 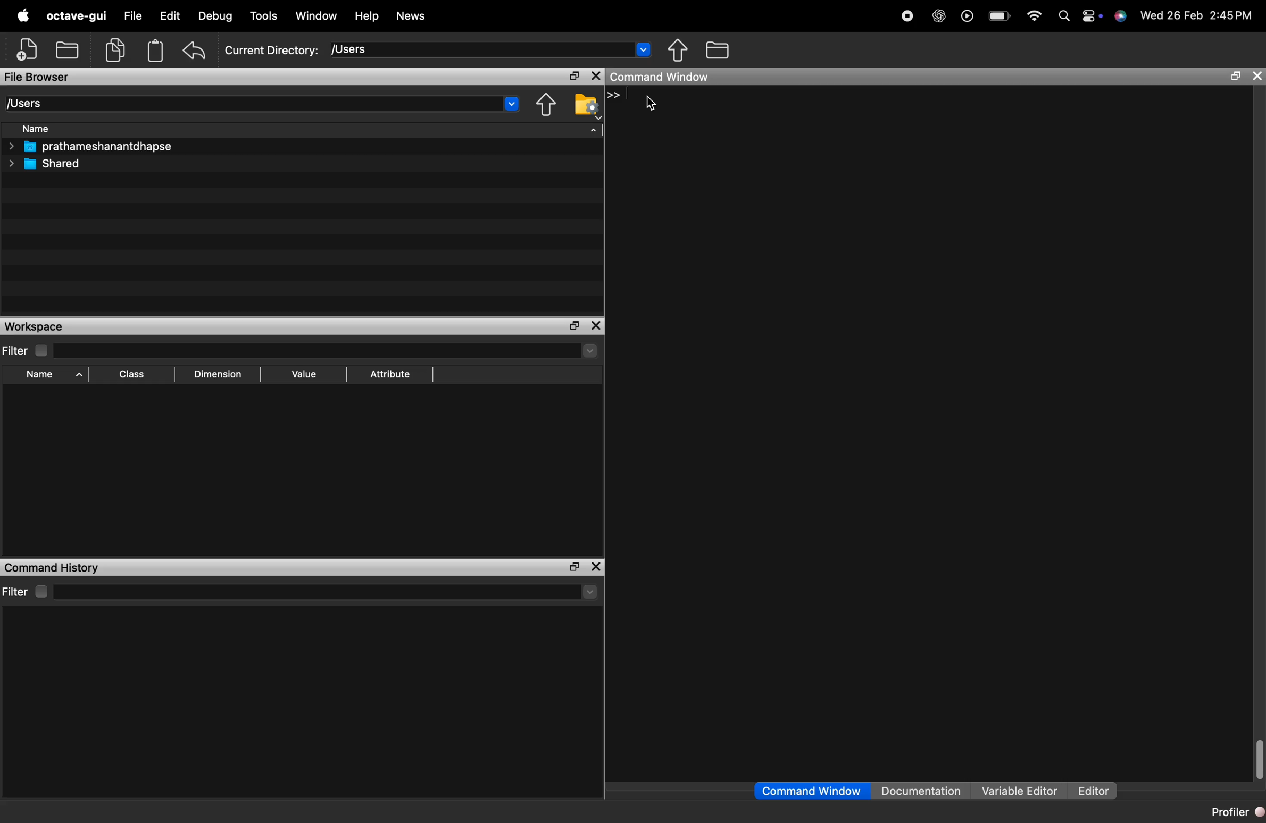 I want to click on move, so click(x=544, y=107).